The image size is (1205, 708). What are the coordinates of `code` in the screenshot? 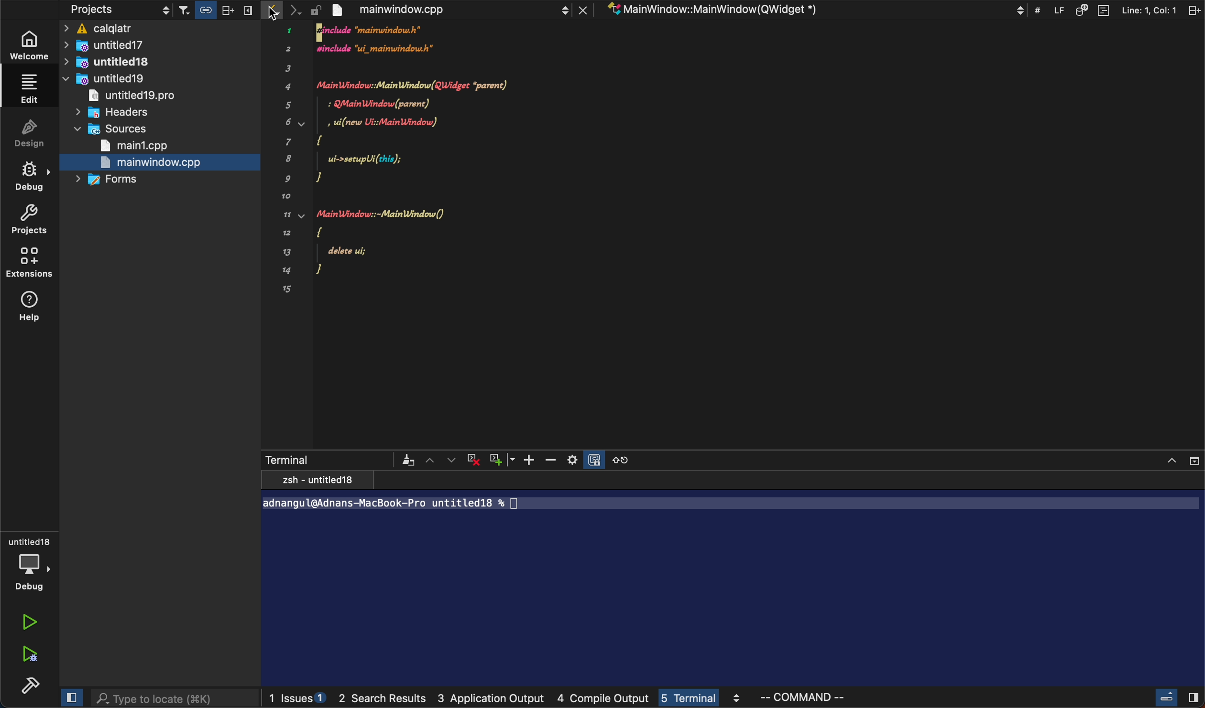 It's located at (420, 171).